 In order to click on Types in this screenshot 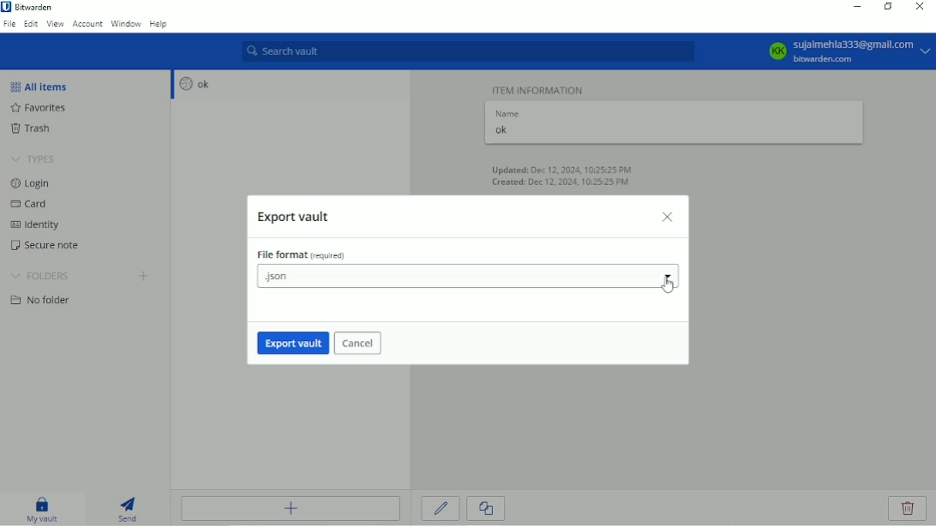, I will do `click(34, 160)`.